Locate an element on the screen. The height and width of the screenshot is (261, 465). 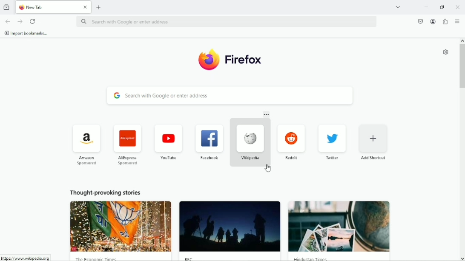
Search with google or enter address is located at coordinates (231, 96).